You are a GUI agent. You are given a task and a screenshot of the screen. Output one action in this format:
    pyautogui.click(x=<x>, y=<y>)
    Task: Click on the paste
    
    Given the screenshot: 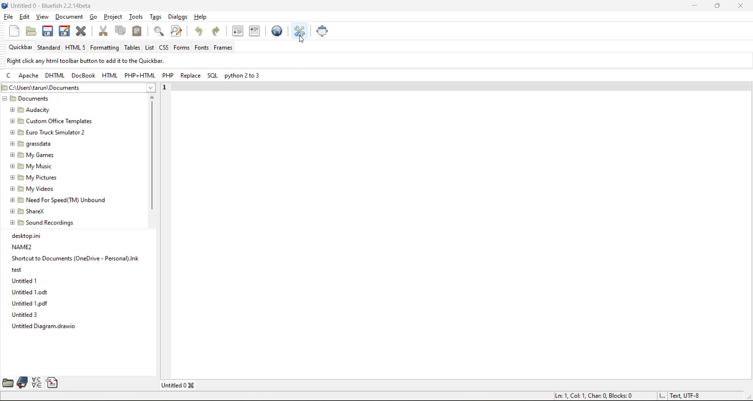 What is the action you would take?
    pyautogui.click(x=138, y=31)
    